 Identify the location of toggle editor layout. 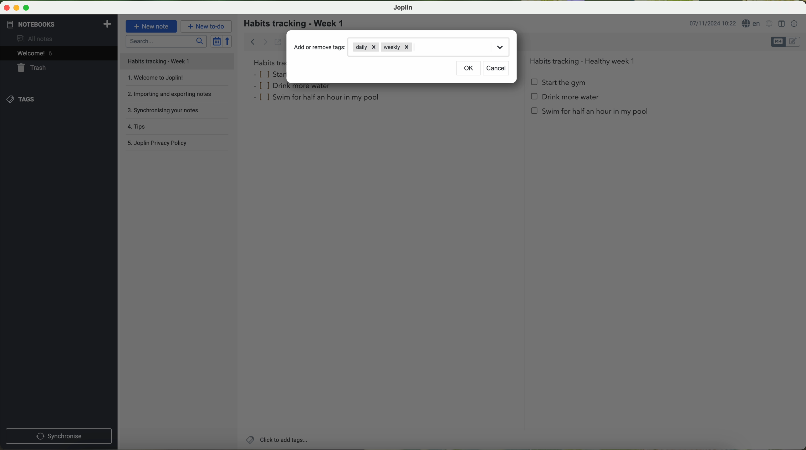
(782, 24).